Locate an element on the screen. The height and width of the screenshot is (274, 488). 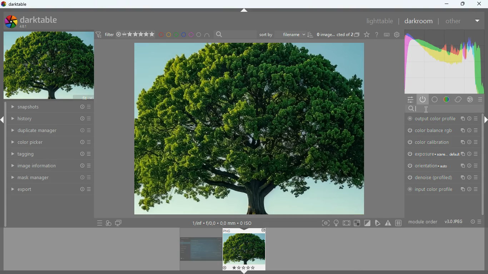
denoise is located at coordinates (441, 177).